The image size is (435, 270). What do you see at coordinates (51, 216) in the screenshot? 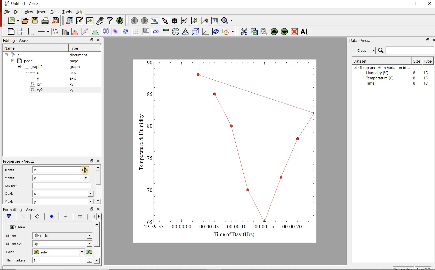
I see `marker fill` at bounding box center [51, 216].